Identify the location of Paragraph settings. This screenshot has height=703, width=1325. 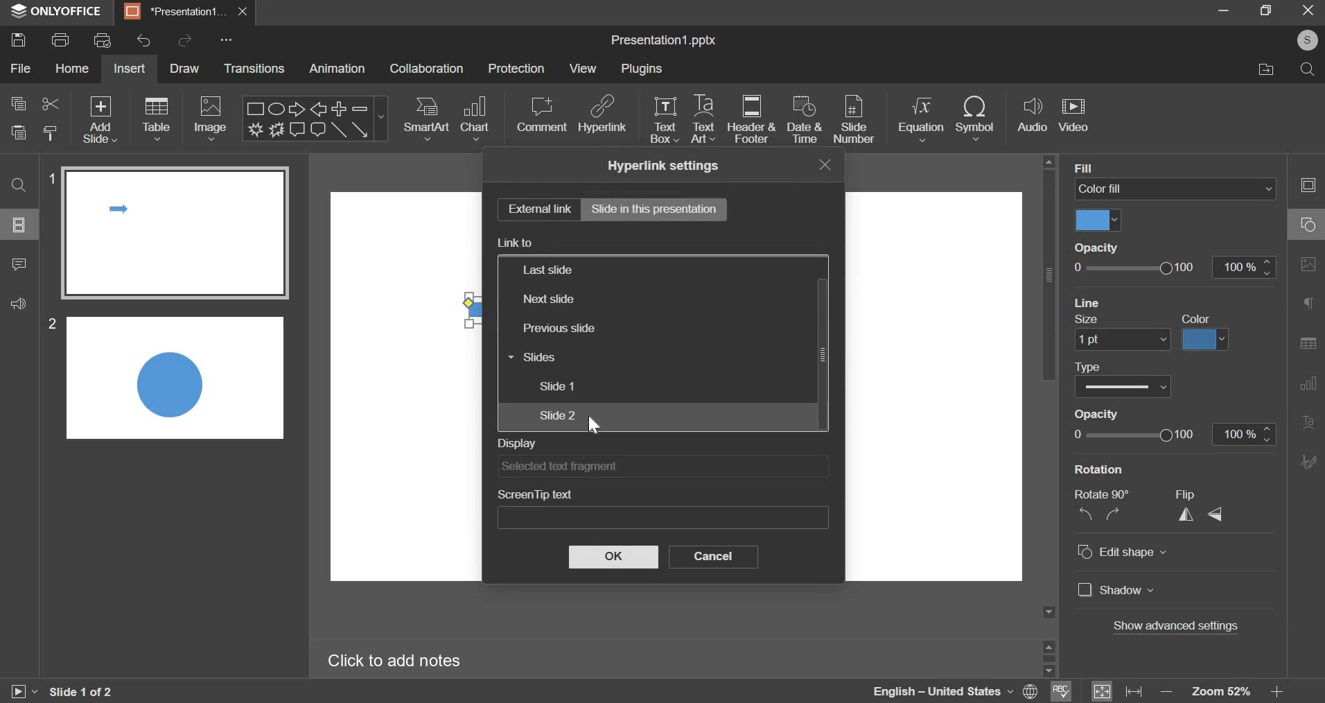
(1311, 304).